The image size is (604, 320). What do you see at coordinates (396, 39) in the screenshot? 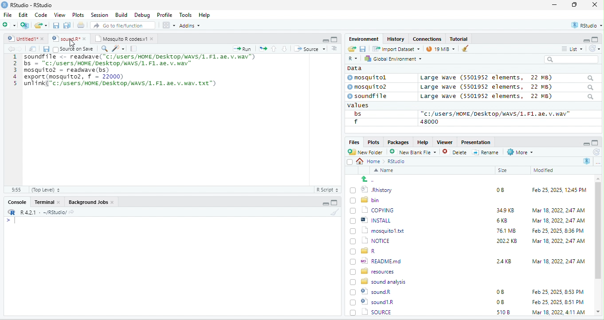
I see `History` at bounding box center [396, 39].